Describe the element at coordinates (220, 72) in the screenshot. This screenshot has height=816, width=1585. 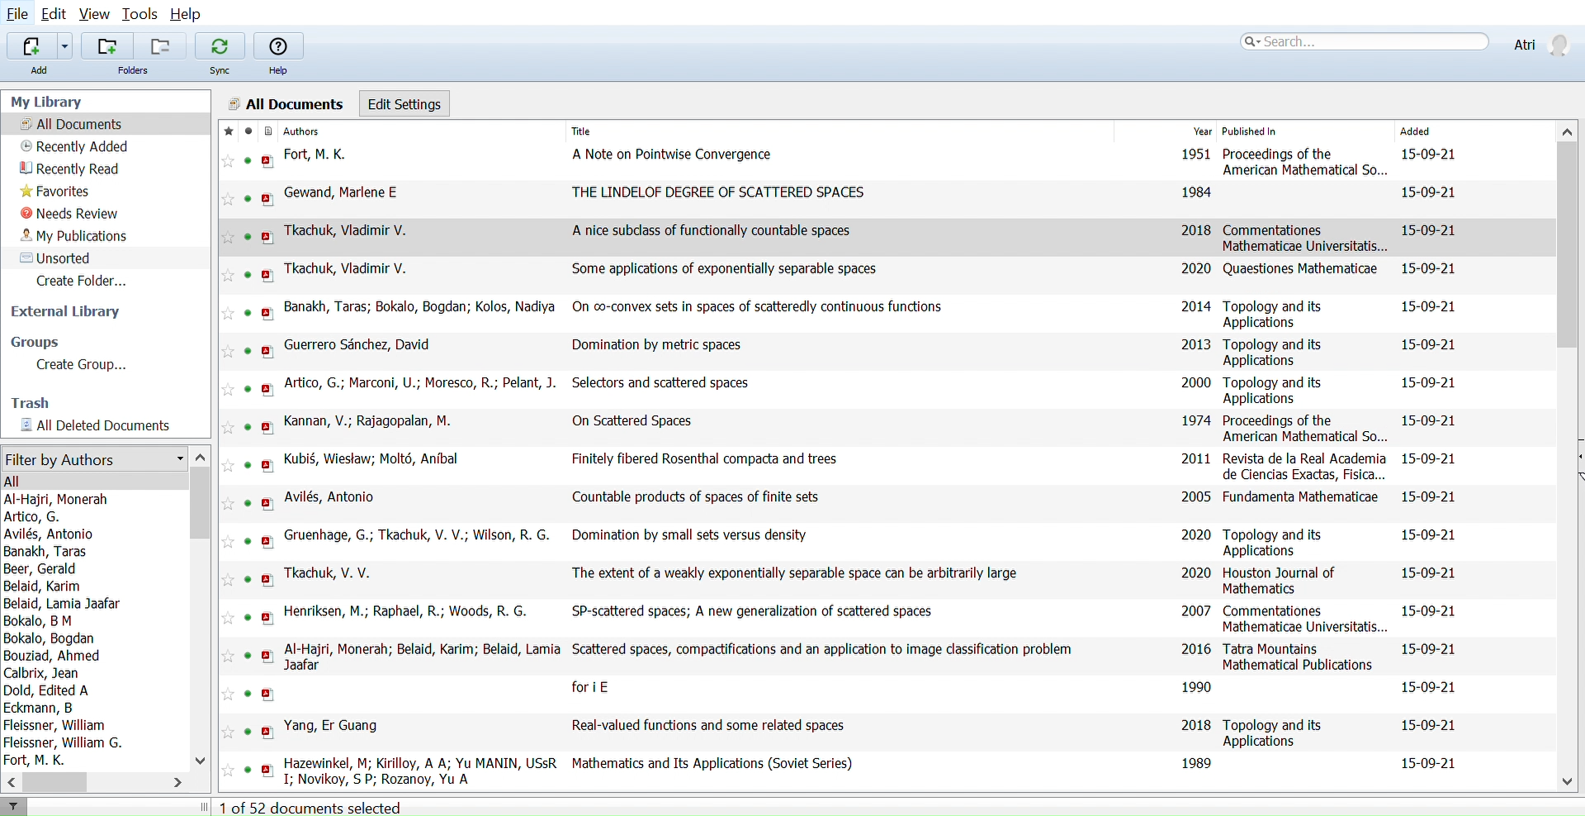
I see `Sync` at that location.